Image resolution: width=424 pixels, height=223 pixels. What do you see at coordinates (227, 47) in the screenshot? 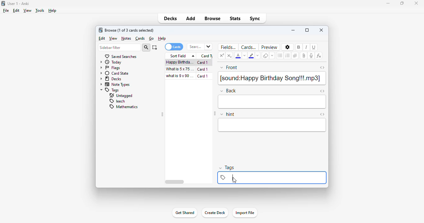
I see `fields` at bounding box center [227, 47].